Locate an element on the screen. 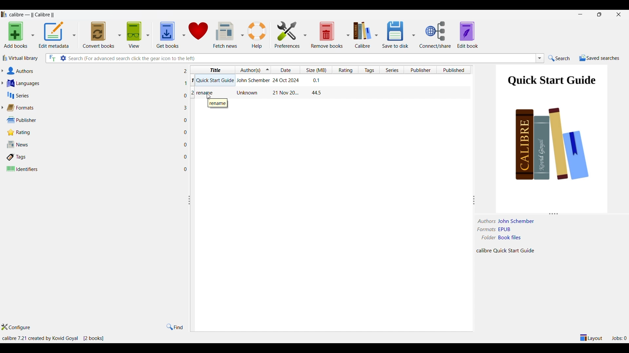 This screenshot has width=629, height=353. Published column is located at coordinates (455, 70).